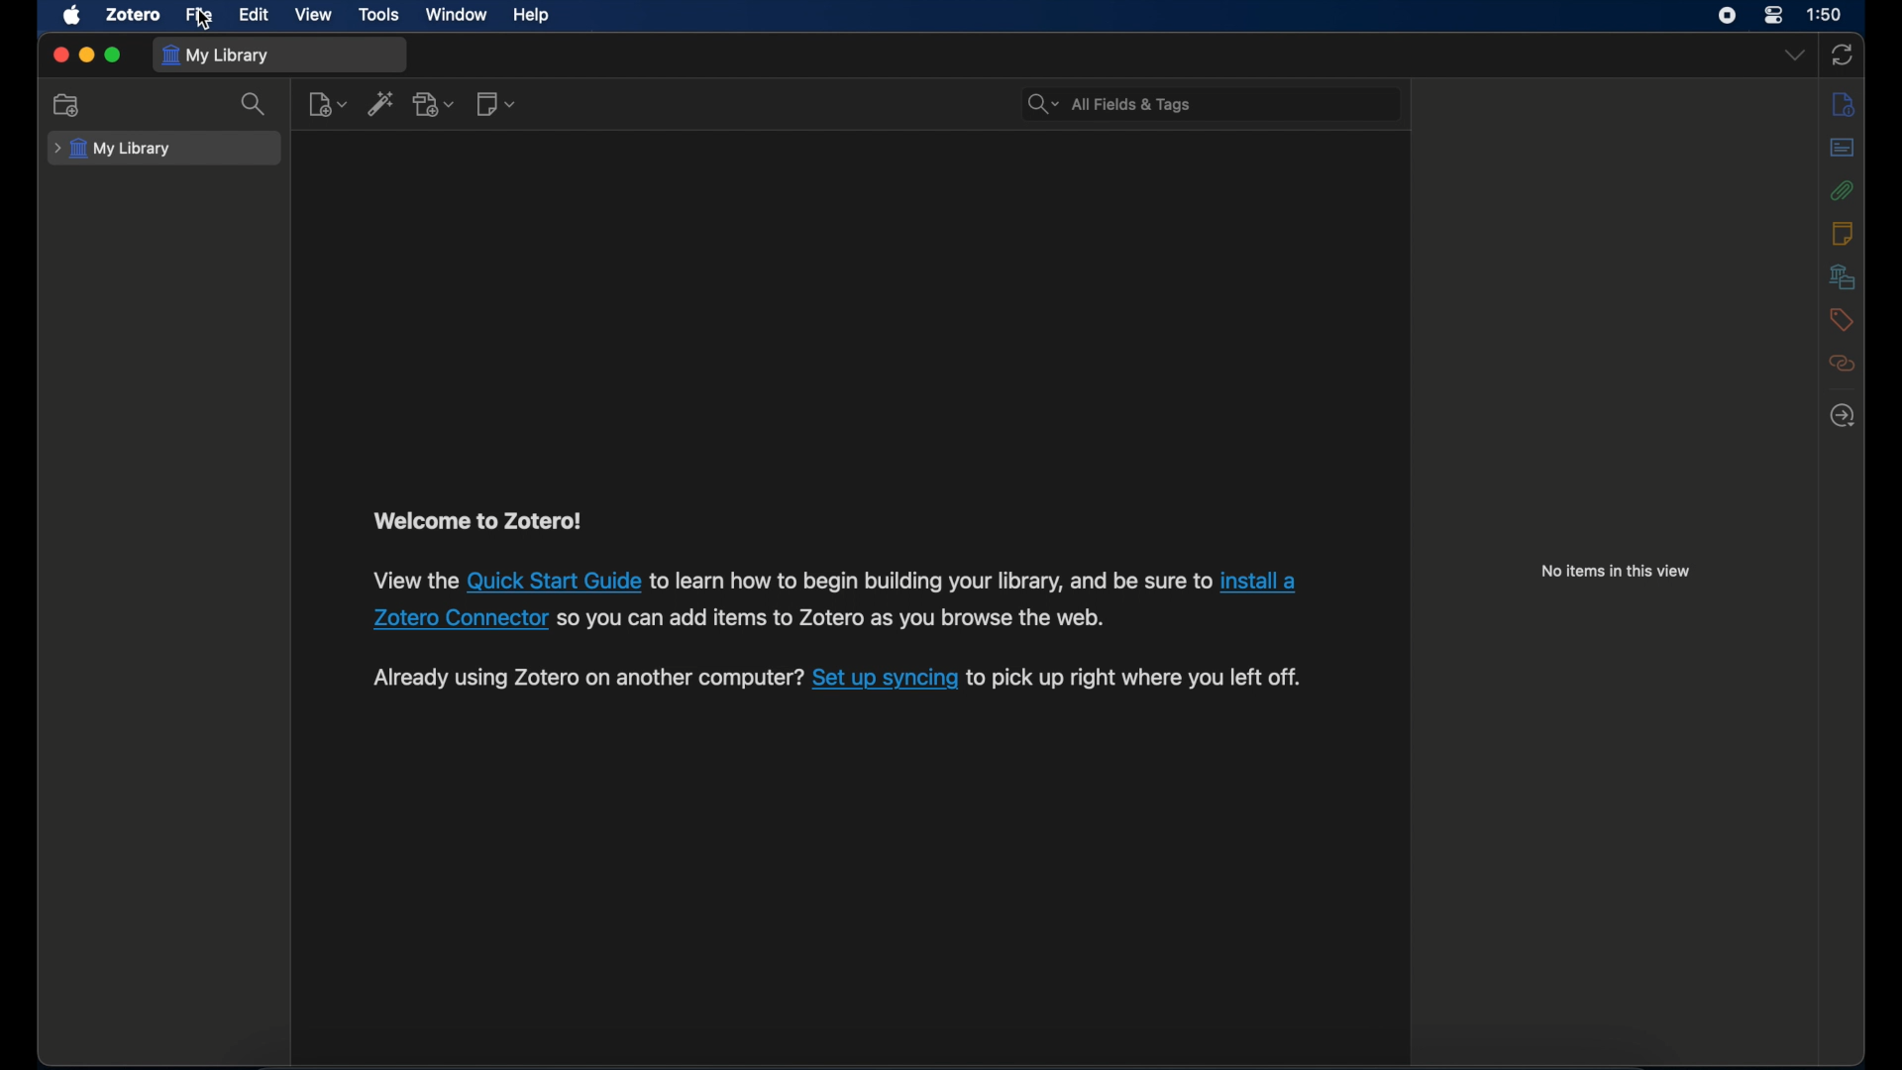 The image size is (1902, 1070). What do you see at coordinates (533, 16) in the screenshot?
I see `help` at bounding box center [533, 16].